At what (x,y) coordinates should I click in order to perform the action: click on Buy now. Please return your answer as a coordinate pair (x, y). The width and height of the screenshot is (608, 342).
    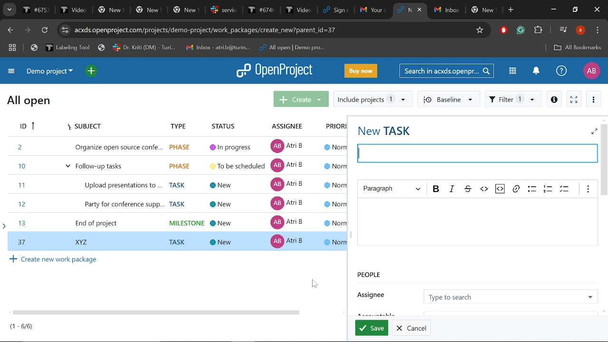
    Looking at the image, I should click on (361, 70).